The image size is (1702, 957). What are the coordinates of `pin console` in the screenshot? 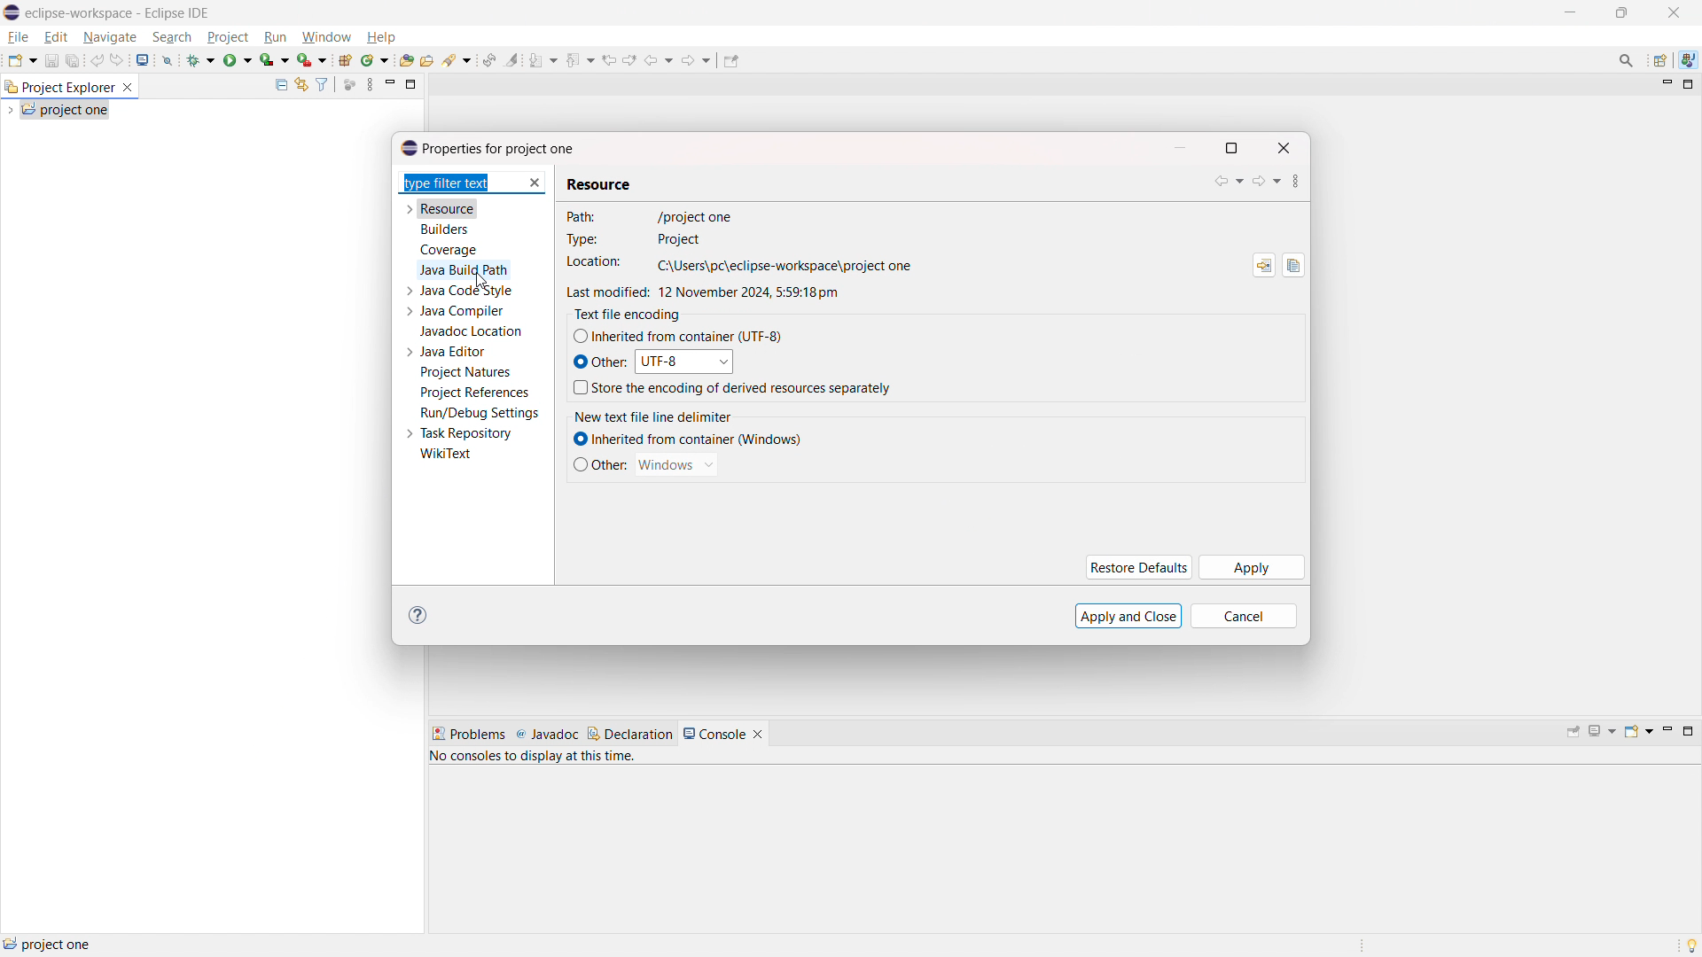 It's located at (1573, 733).